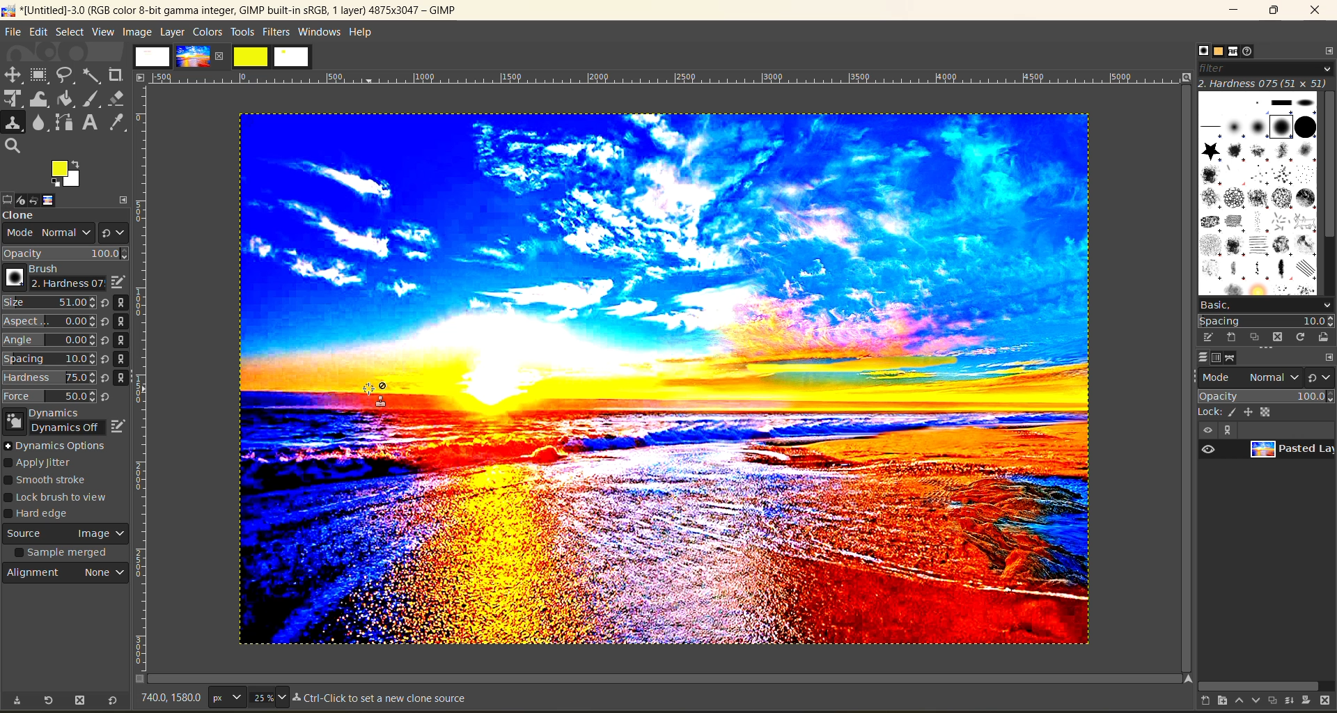 The width and height of the screenshot is (1337, 713). I want to click on image, so click(136, 31).